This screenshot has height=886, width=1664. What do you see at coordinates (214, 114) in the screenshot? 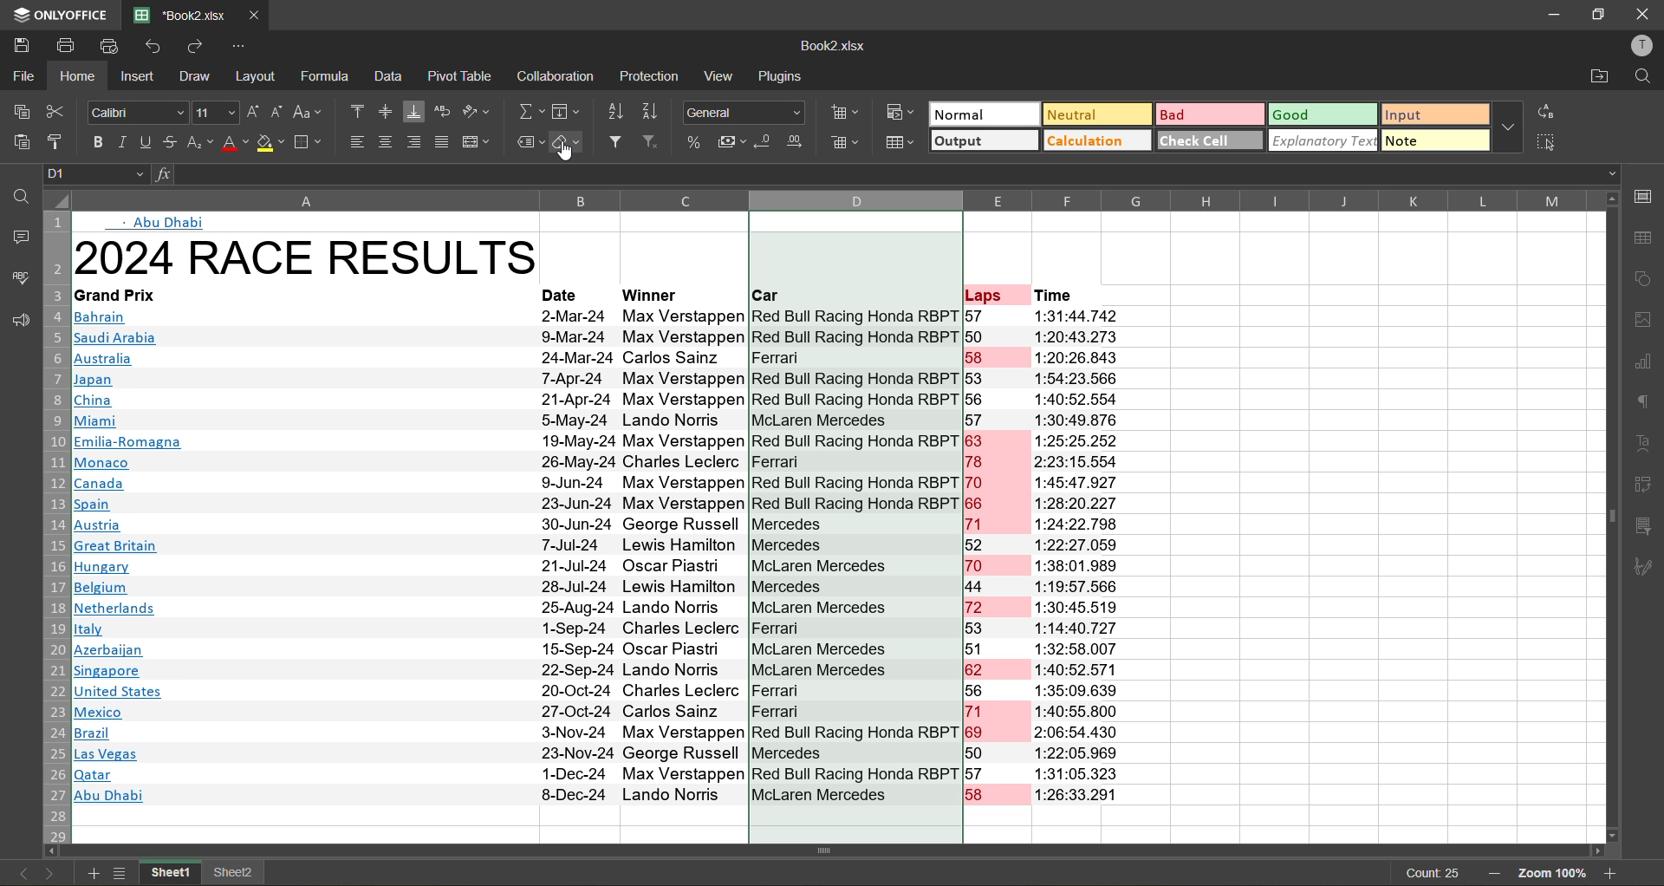
I see `11` at bounding box center [214, 114].